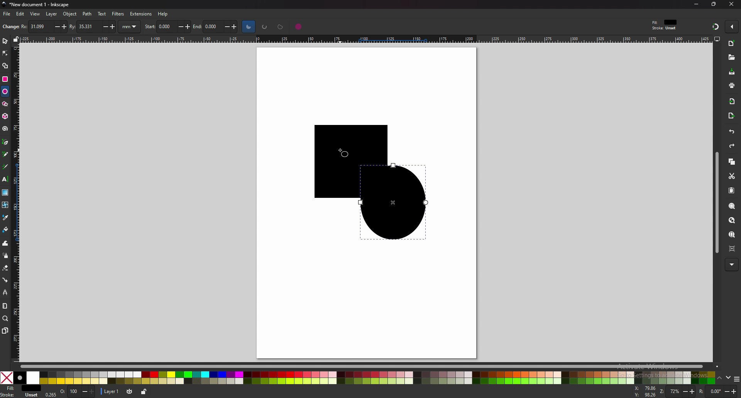  What do you see at coordinates (697, 4) in the screenshot?
I see `minimize` at bounding box center [697, 4].